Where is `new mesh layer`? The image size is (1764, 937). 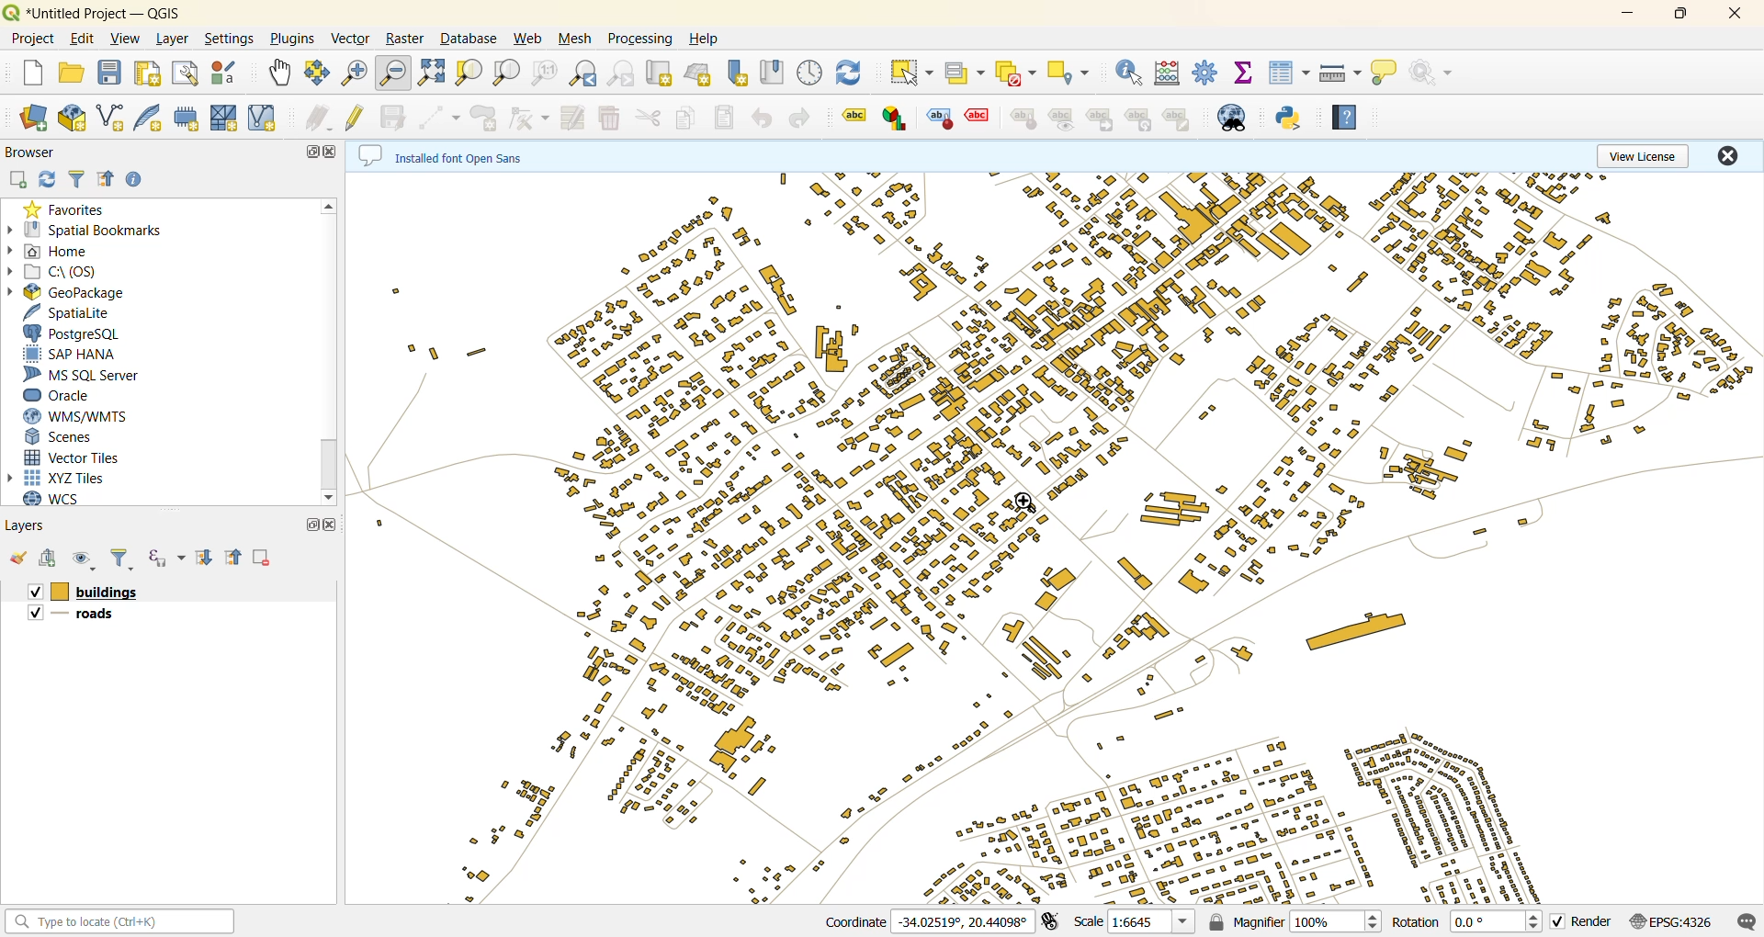
new mesh layer is located at coordinates (227, 116).